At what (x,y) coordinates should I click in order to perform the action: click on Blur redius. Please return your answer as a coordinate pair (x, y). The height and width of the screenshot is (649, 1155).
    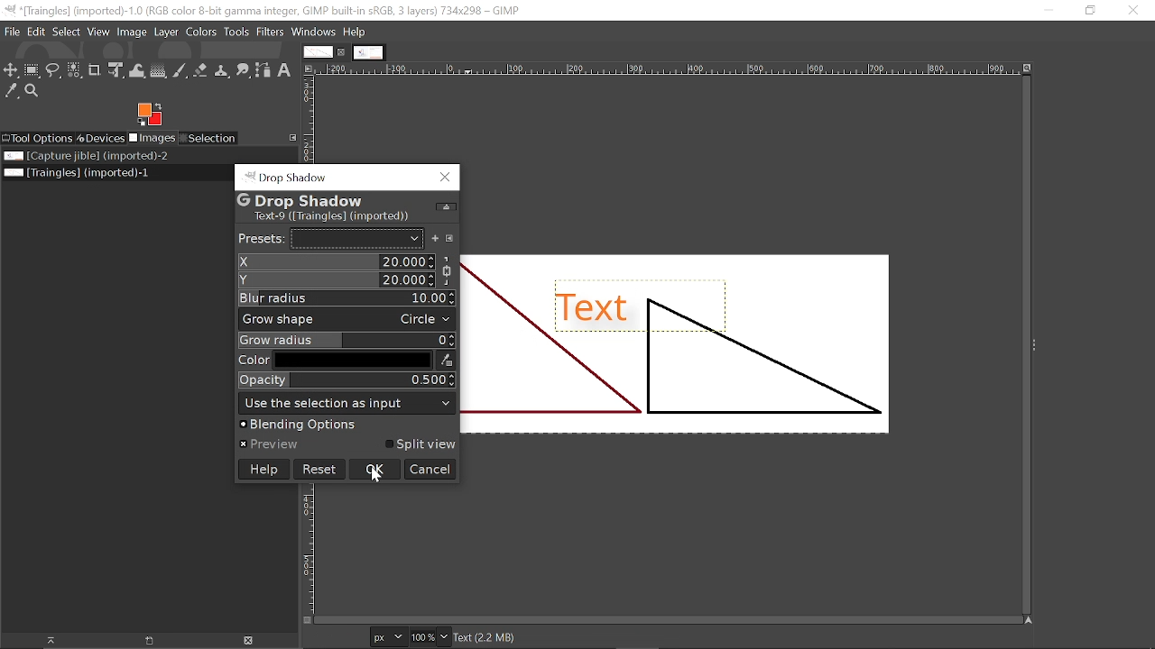
    Looking at the image, I should click on (345, 298).